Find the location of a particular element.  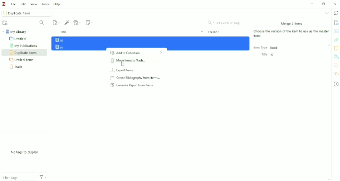

Item Type Book is located at coordinates (266, 48).